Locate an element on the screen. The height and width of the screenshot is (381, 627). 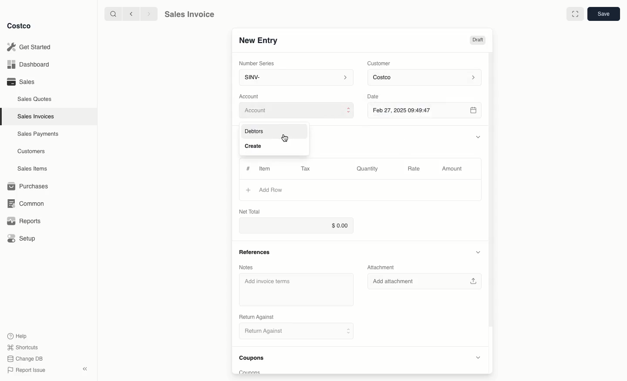
search is located at coordinates (111, 13).